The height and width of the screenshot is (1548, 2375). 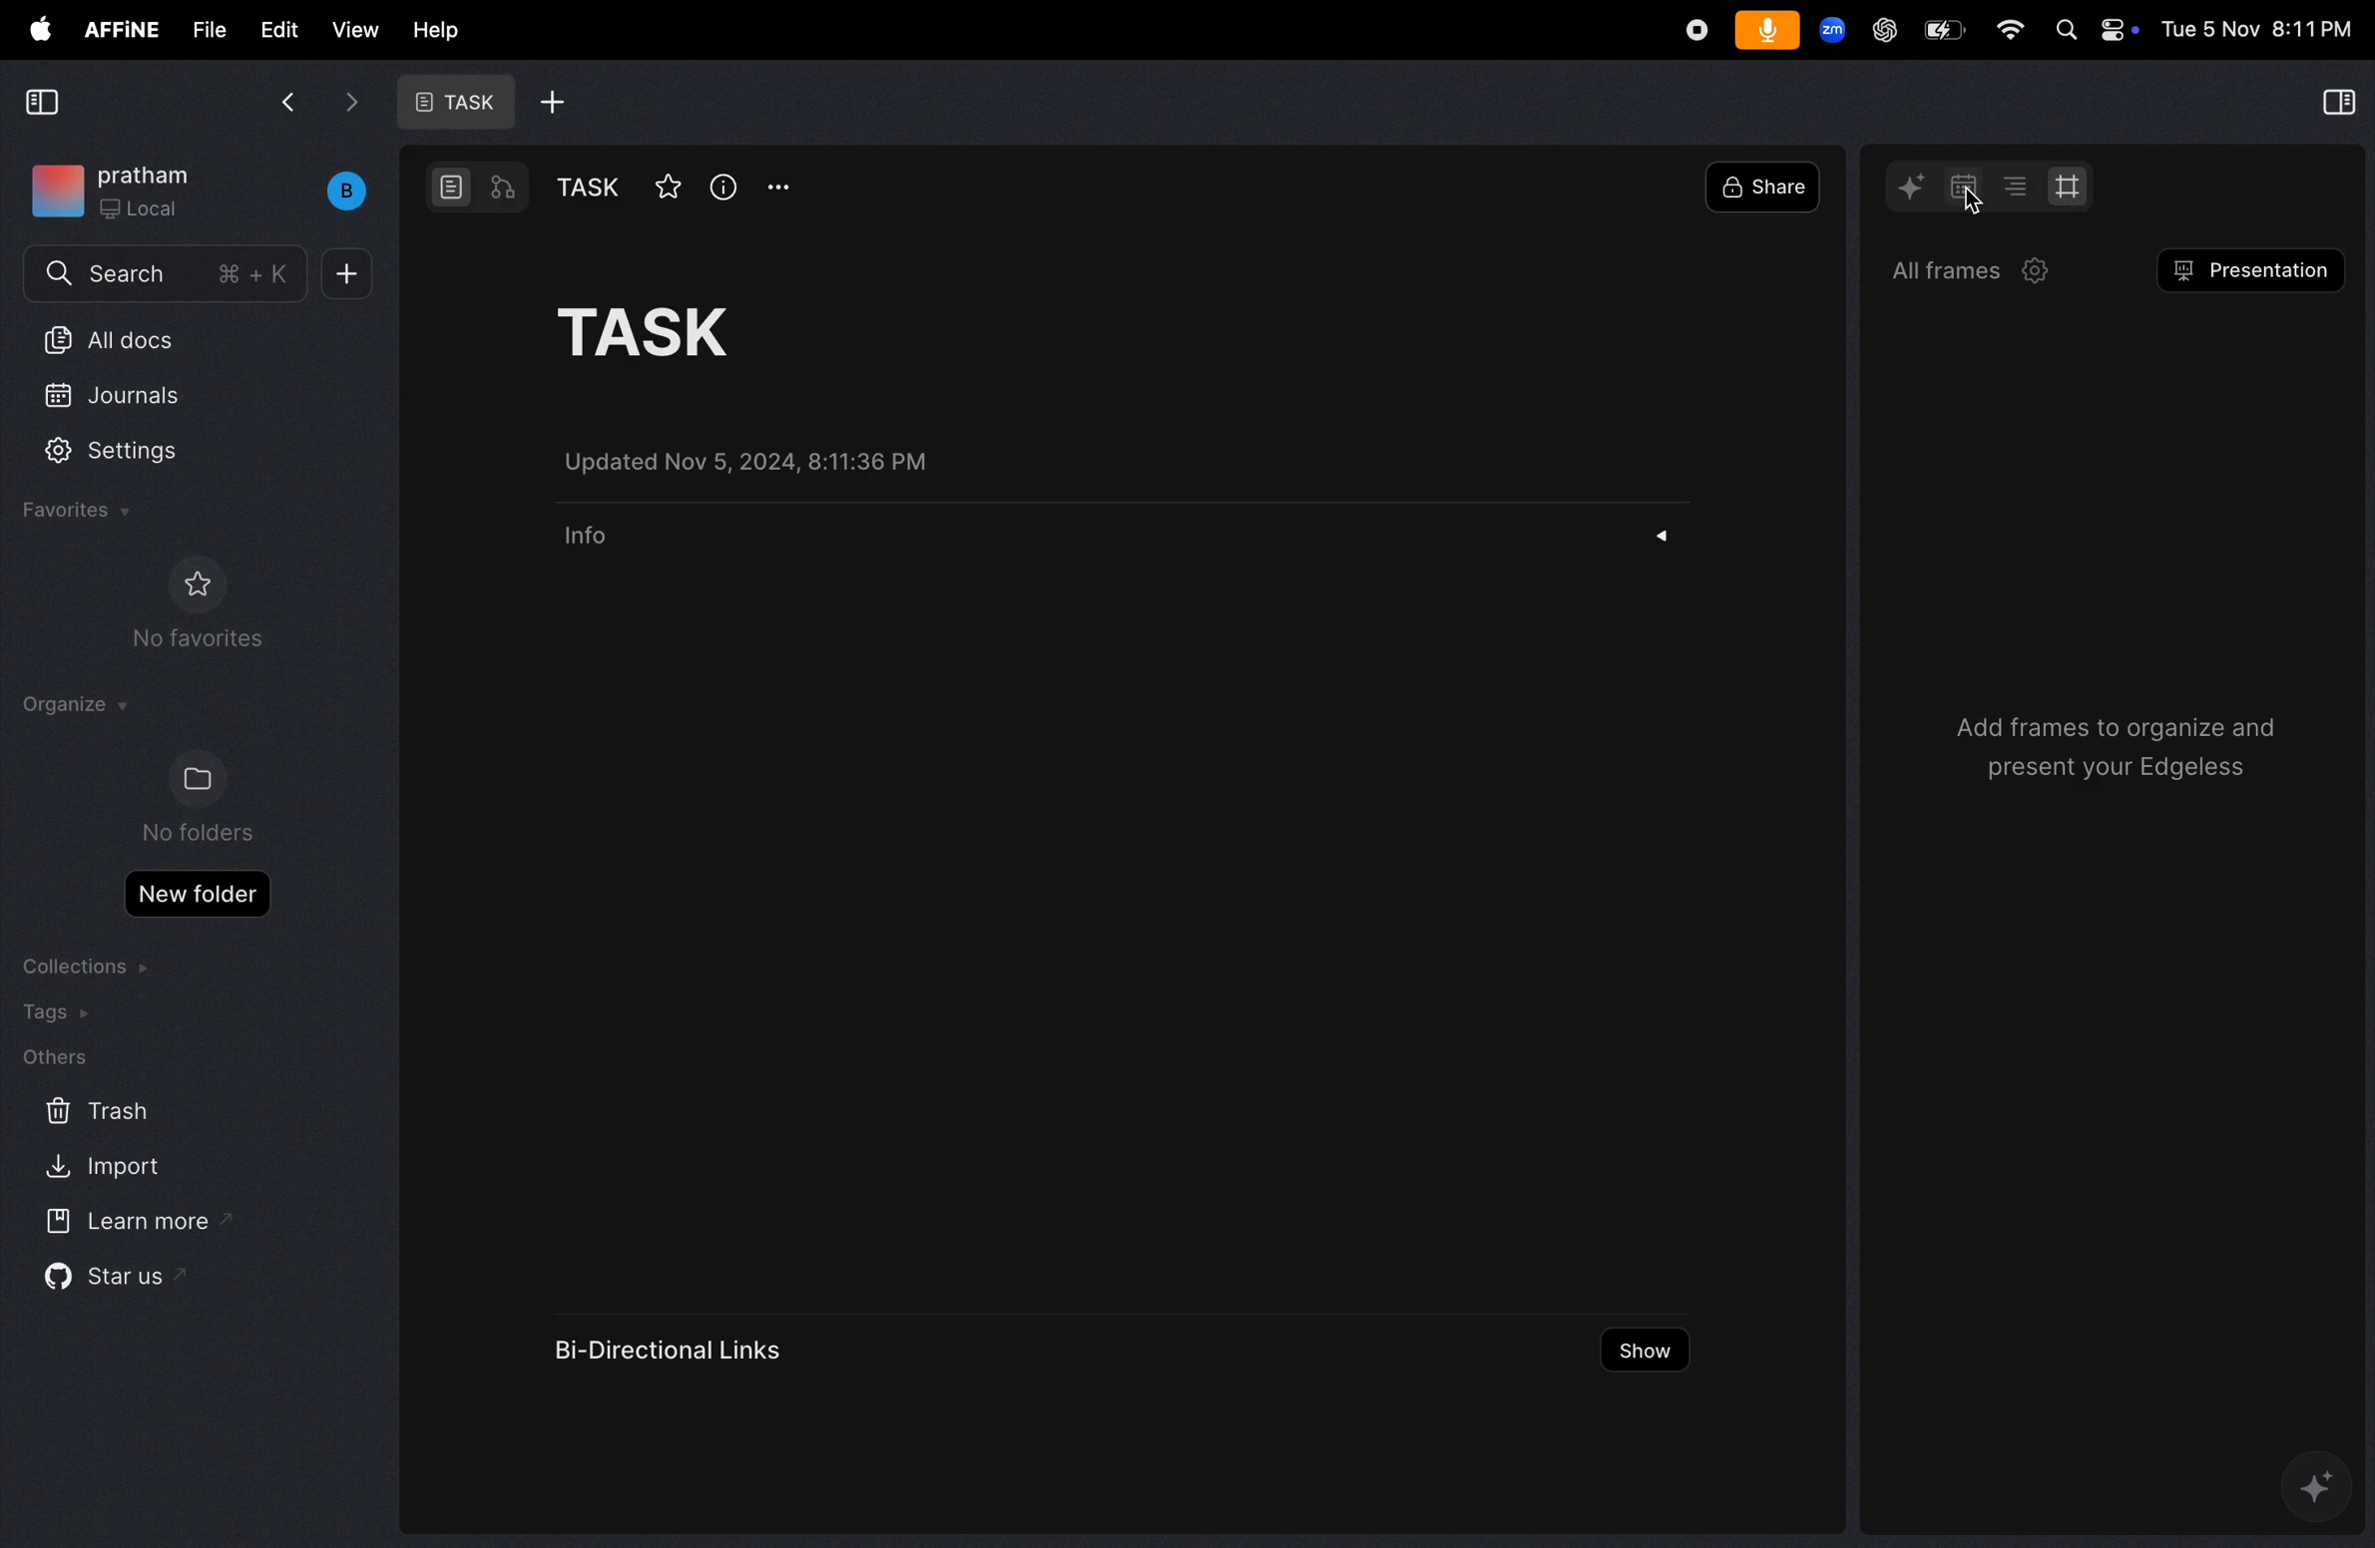 What do you see at coordinates (505, 190) in the screenshot?
I see `workflow` at bounding box center [505, 190].